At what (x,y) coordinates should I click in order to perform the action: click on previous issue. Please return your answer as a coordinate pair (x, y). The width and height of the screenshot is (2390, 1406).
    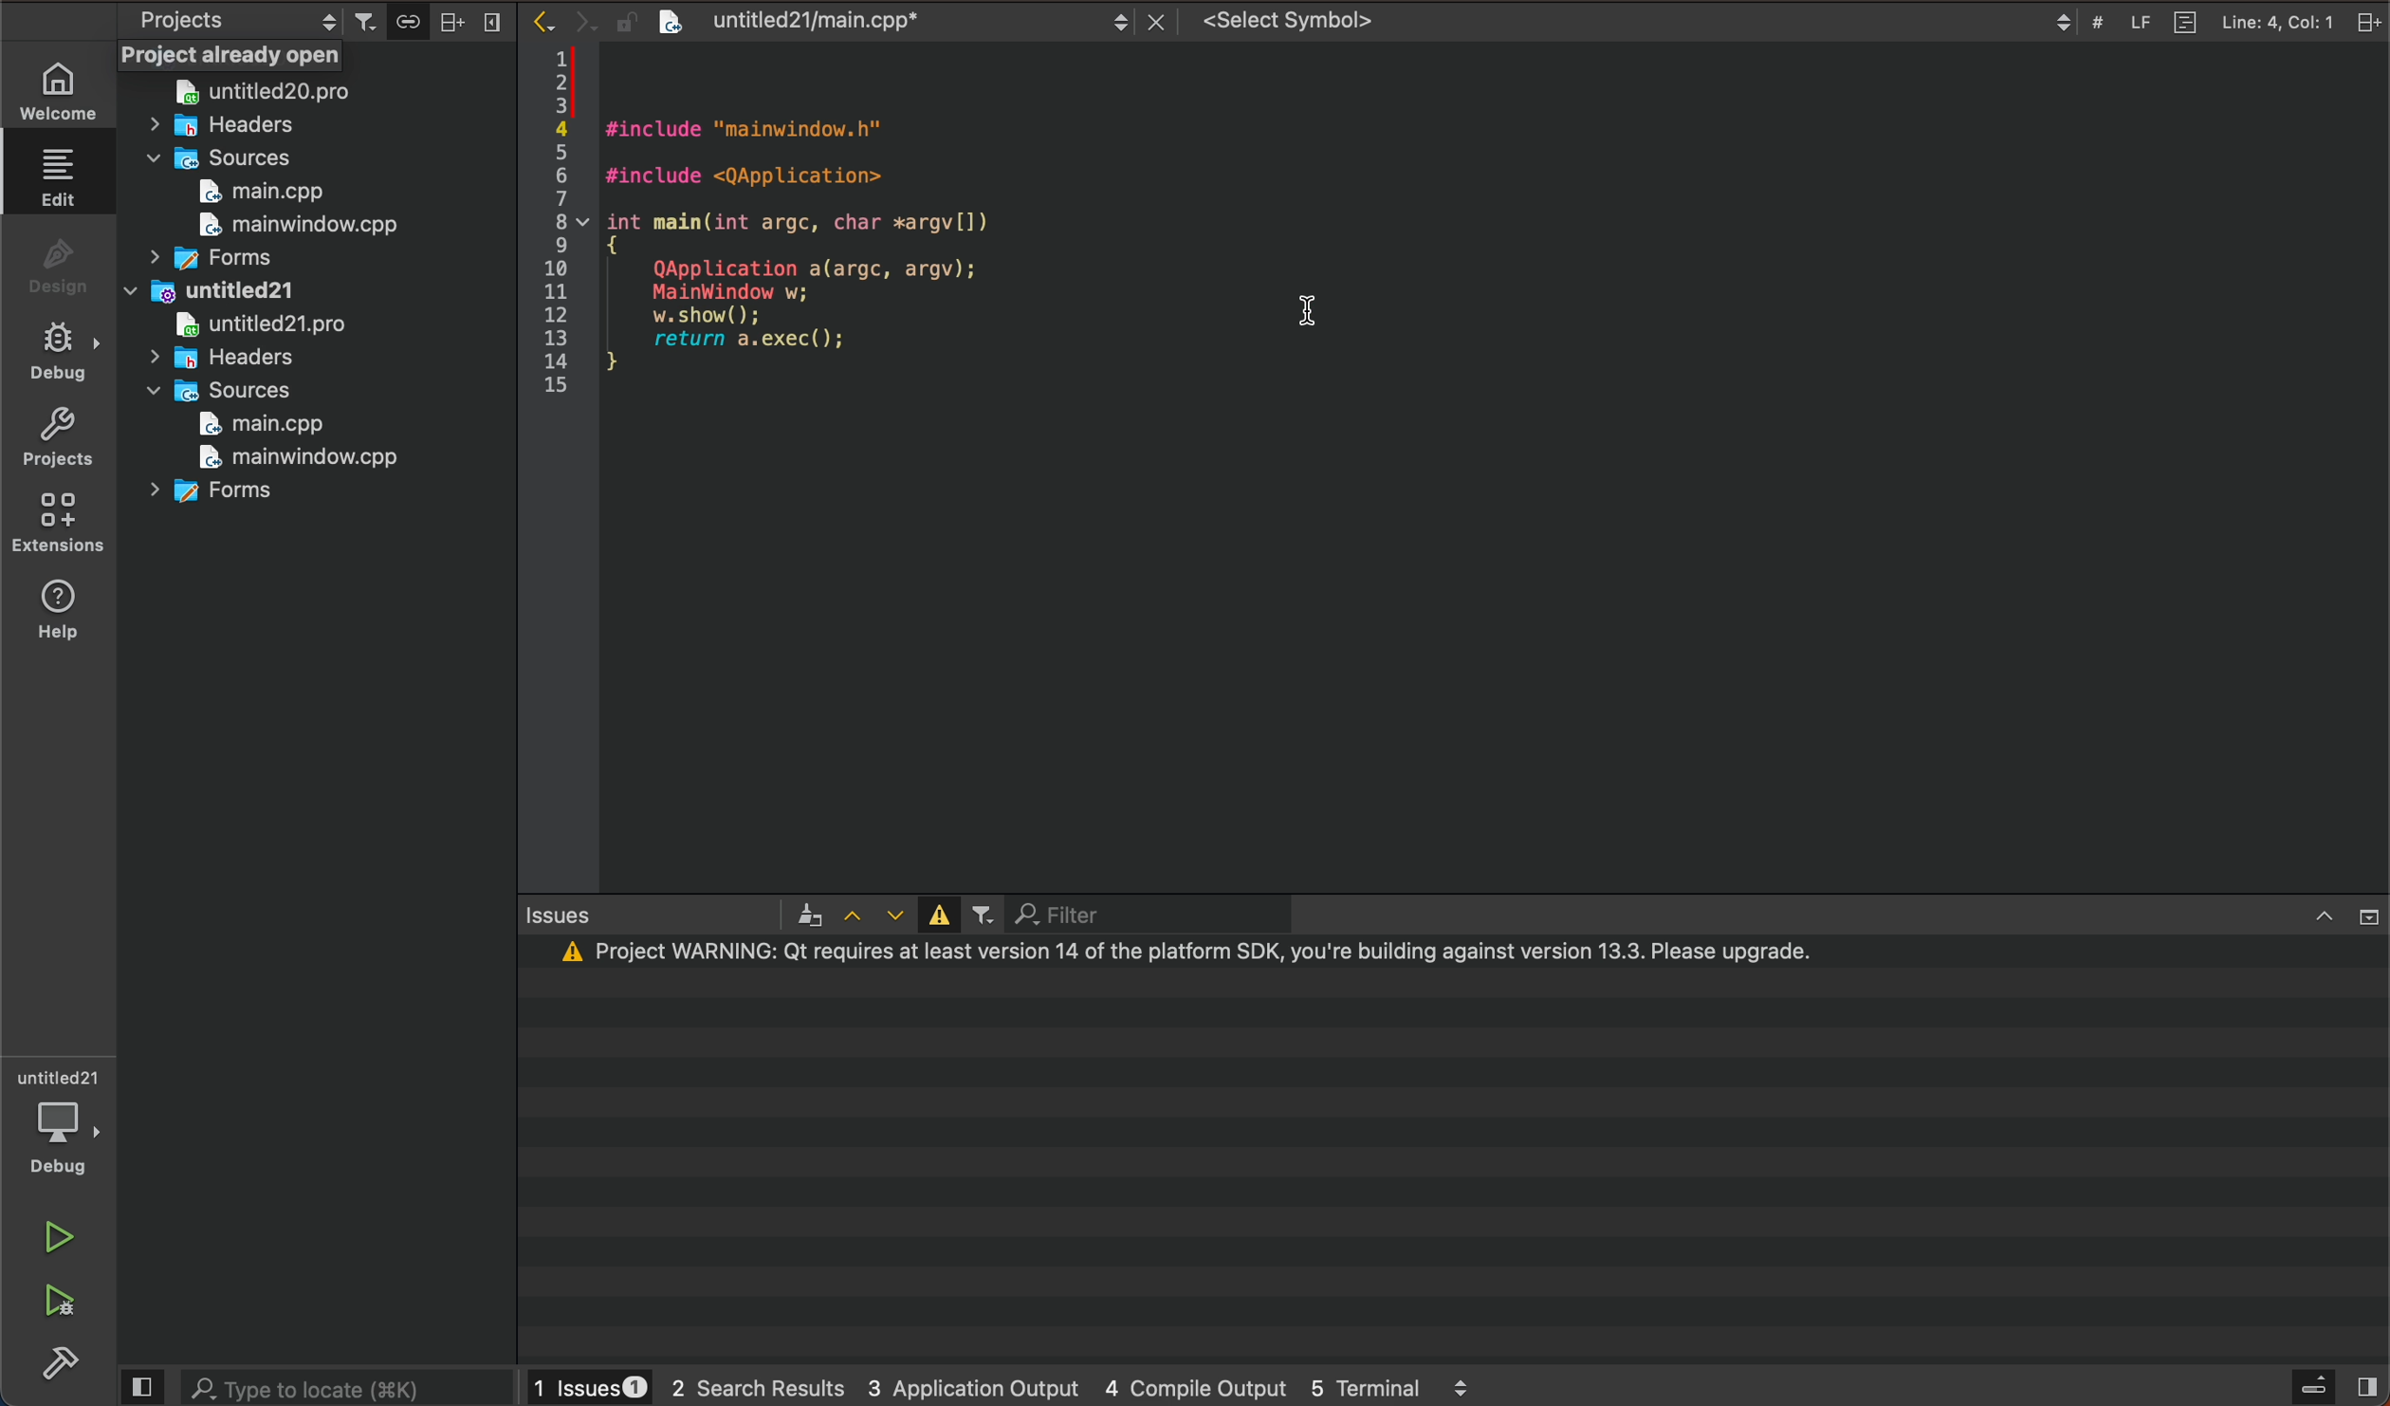
    Looking at the image, I should click on (855, 916).